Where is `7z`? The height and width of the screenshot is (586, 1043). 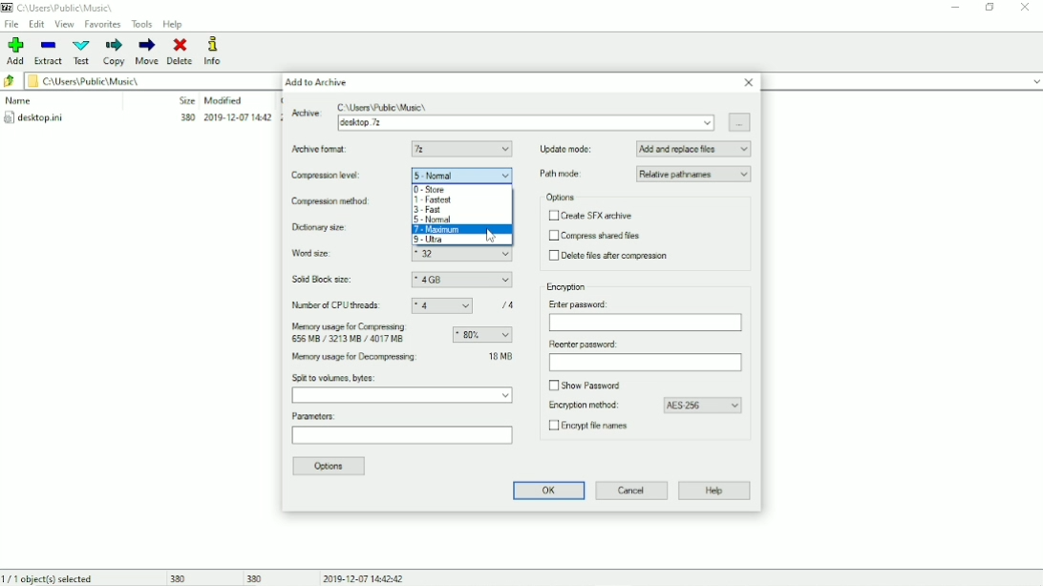 7z is located at coordinates (462, 149).